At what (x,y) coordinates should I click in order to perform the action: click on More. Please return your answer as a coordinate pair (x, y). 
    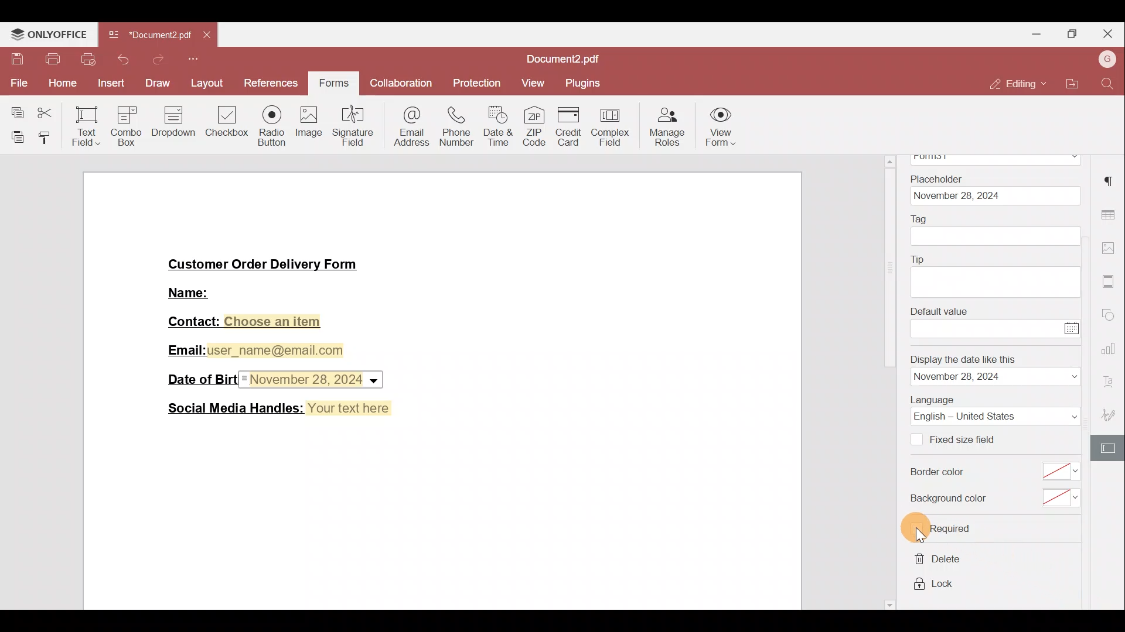
    Looking at the image, I should click on (195, 60).